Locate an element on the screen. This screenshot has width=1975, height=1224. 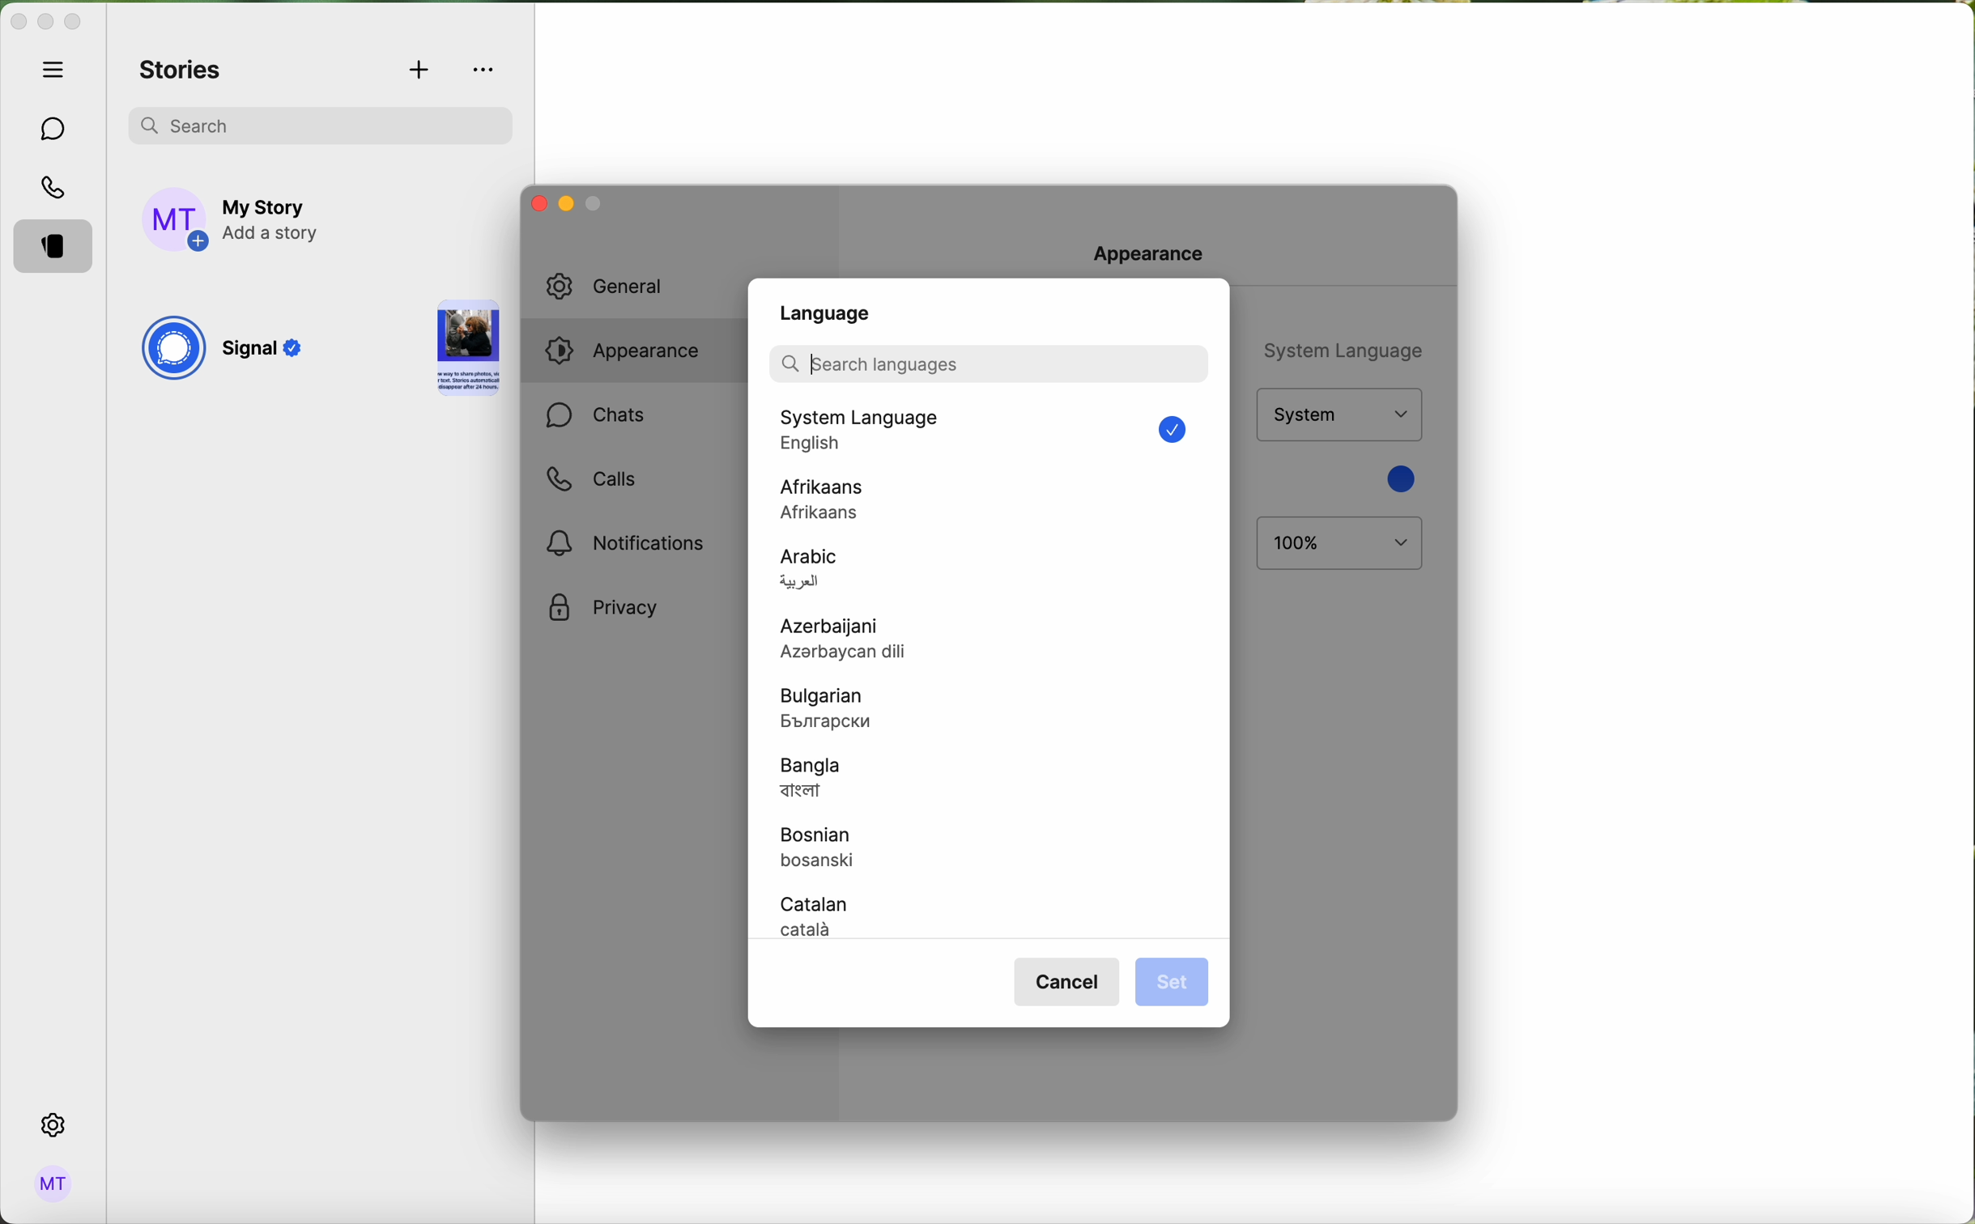
Signal is located at coordinates (266, 352).